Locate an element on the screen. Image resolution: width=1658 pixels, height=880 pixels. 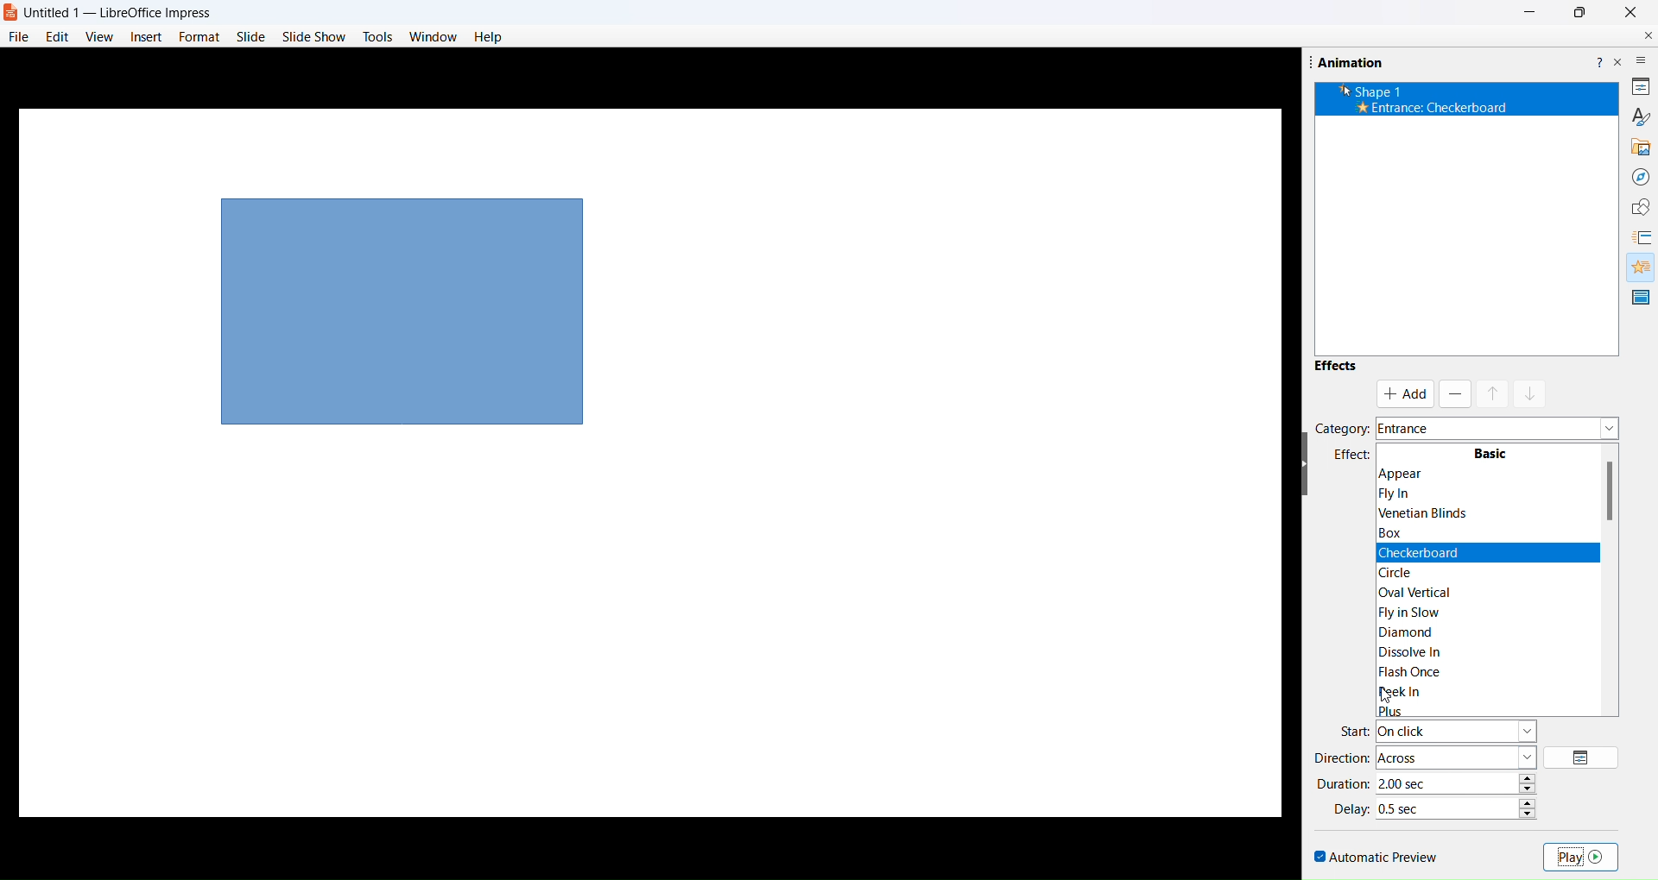
category is located at coordinates (1342, 428).